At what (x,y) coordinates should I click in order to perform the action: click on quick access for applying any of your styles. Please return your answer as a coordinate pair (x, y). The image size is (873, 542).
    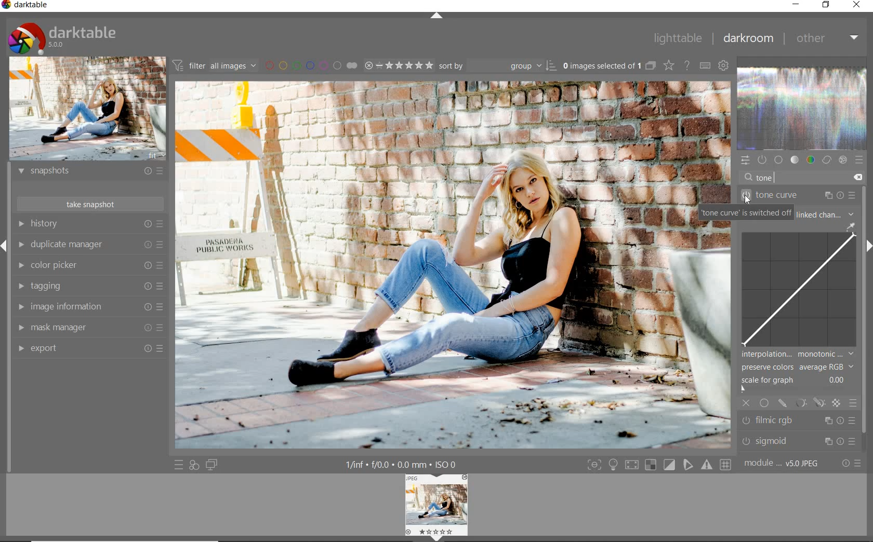
    Looking at the image, I should click on (194, 465).